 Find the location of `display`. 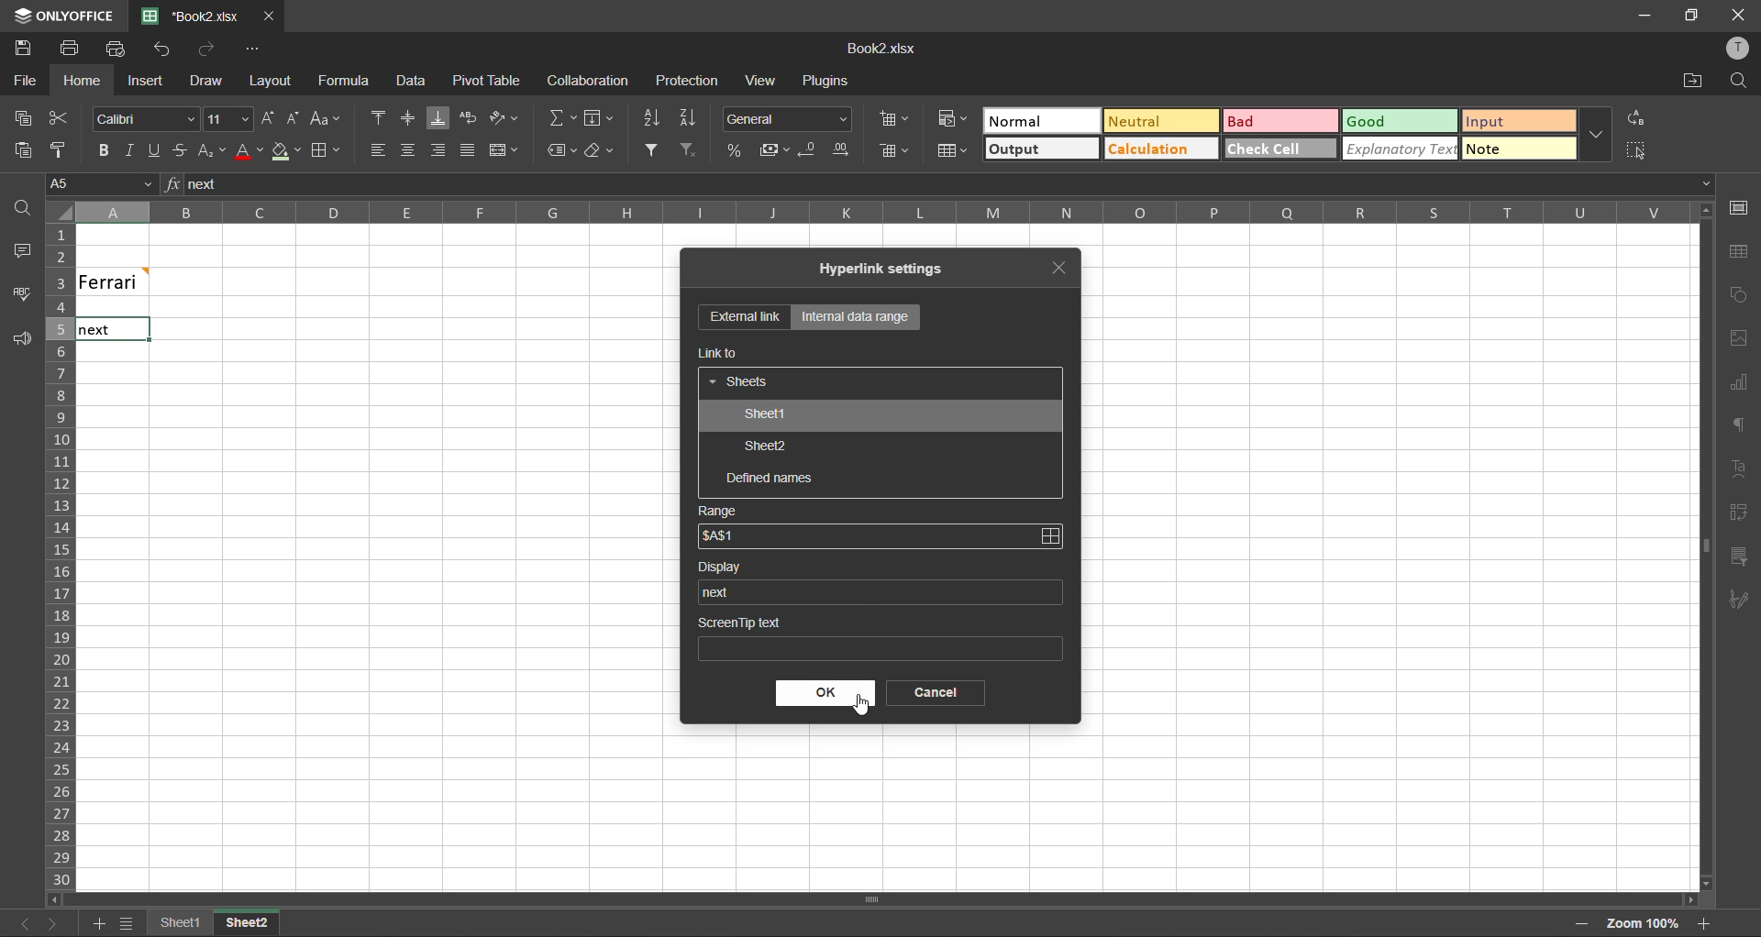

display is located at coordinates (727, 567).